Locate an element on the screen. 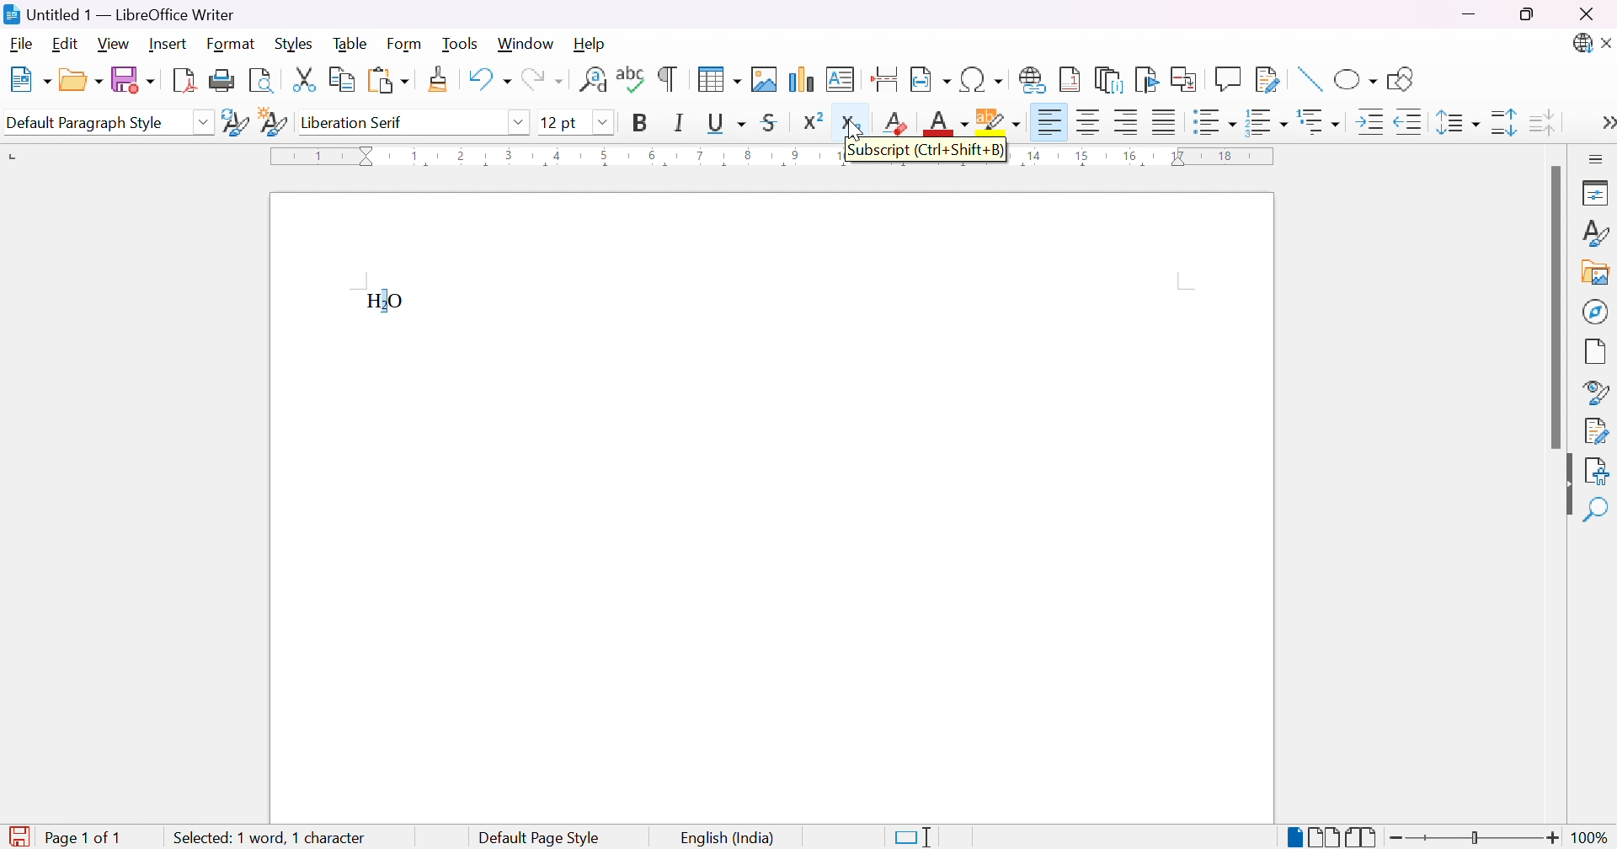 The image size is (1617, 849). Increase paragraph spacing is located at coordinates (1506, 122).